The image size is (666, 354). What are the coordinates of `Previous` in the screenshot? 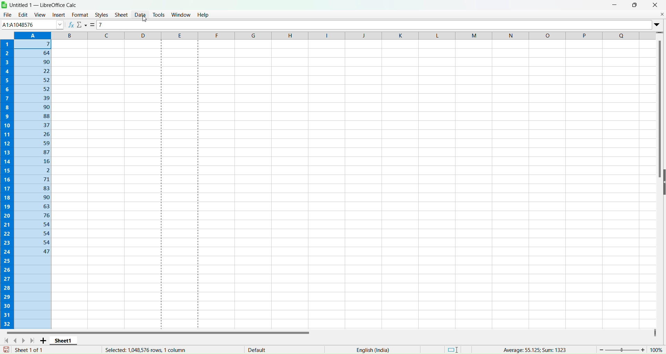 It's located at (17, 340).